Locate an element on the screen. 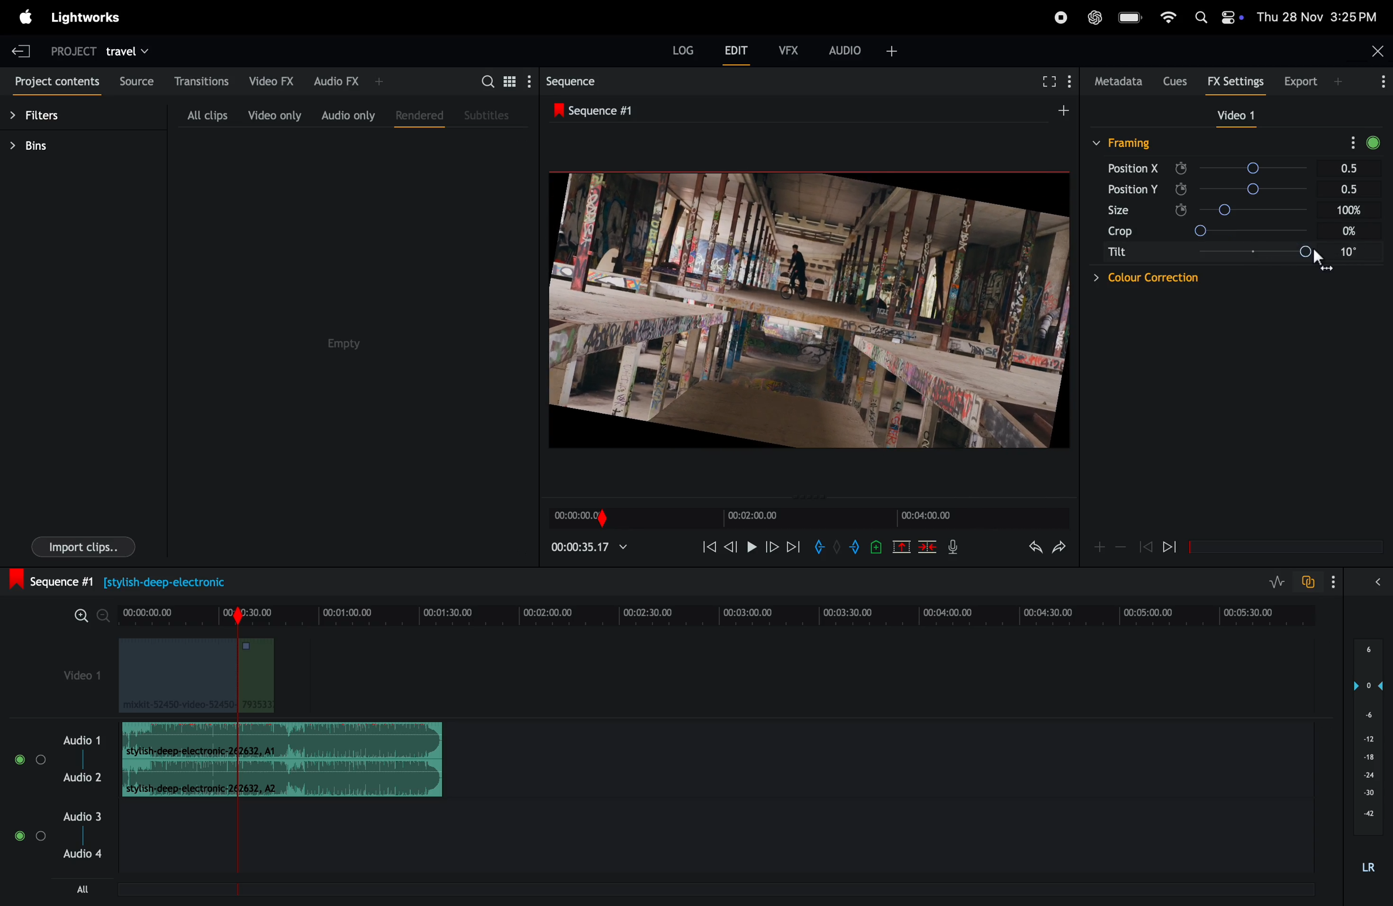 The image size is (1393, 906). time frame is located at coordinates (720, 613).